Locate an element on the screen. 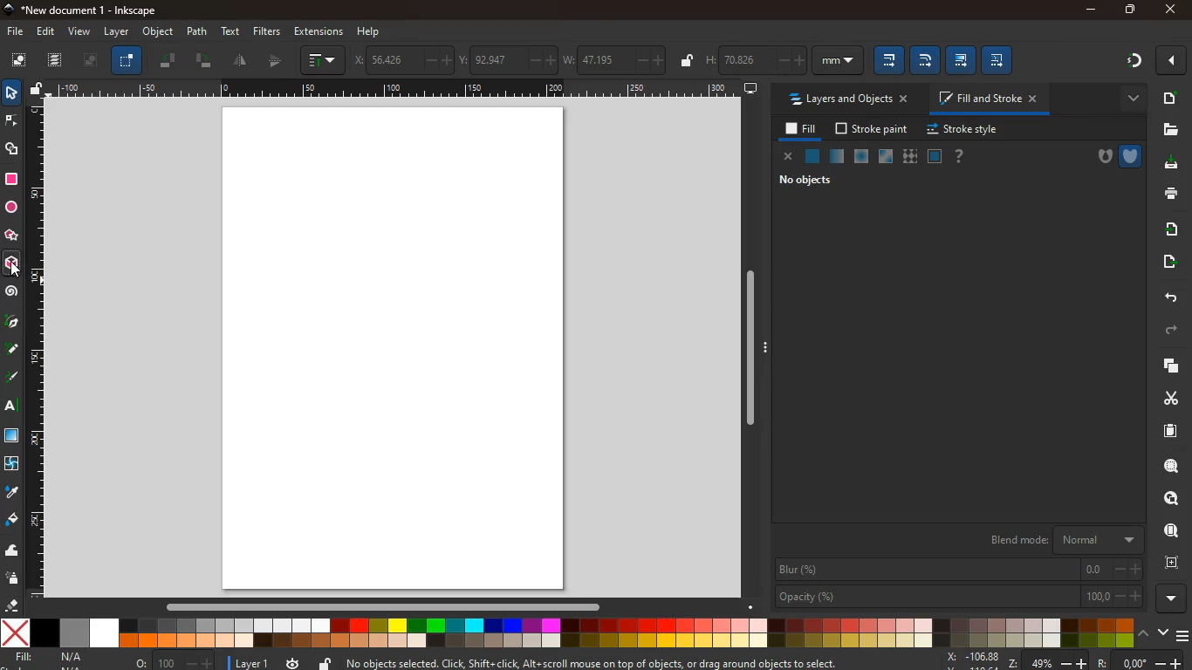  unlock is located at coordinates (325, 661).